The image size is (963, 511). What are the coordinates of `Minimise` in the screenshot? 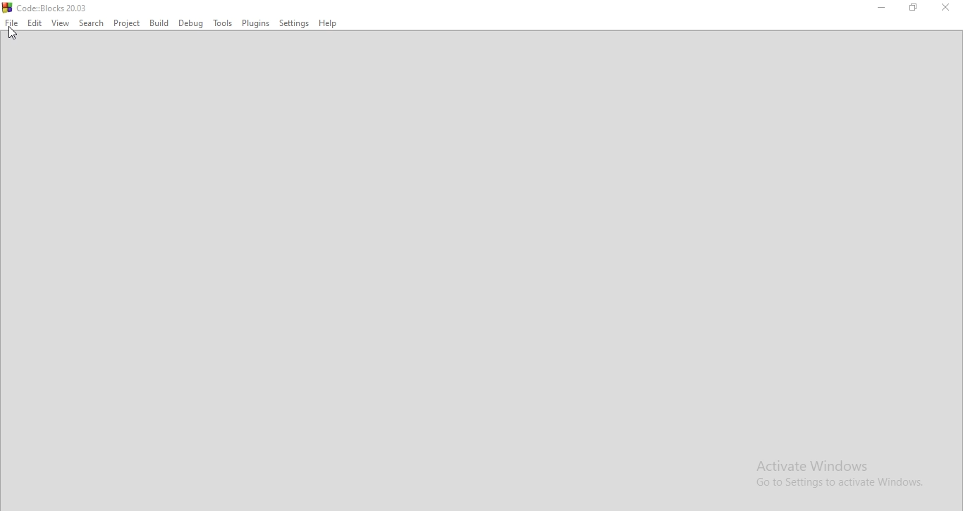 It's located at (876, 7).